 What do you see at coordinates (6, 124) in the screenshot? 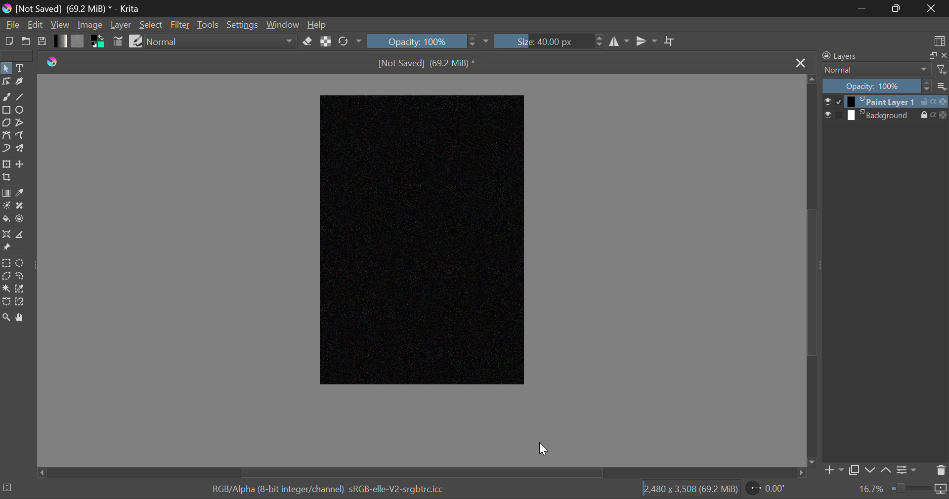
I see `Polygons` at bounding box center [6, 124].